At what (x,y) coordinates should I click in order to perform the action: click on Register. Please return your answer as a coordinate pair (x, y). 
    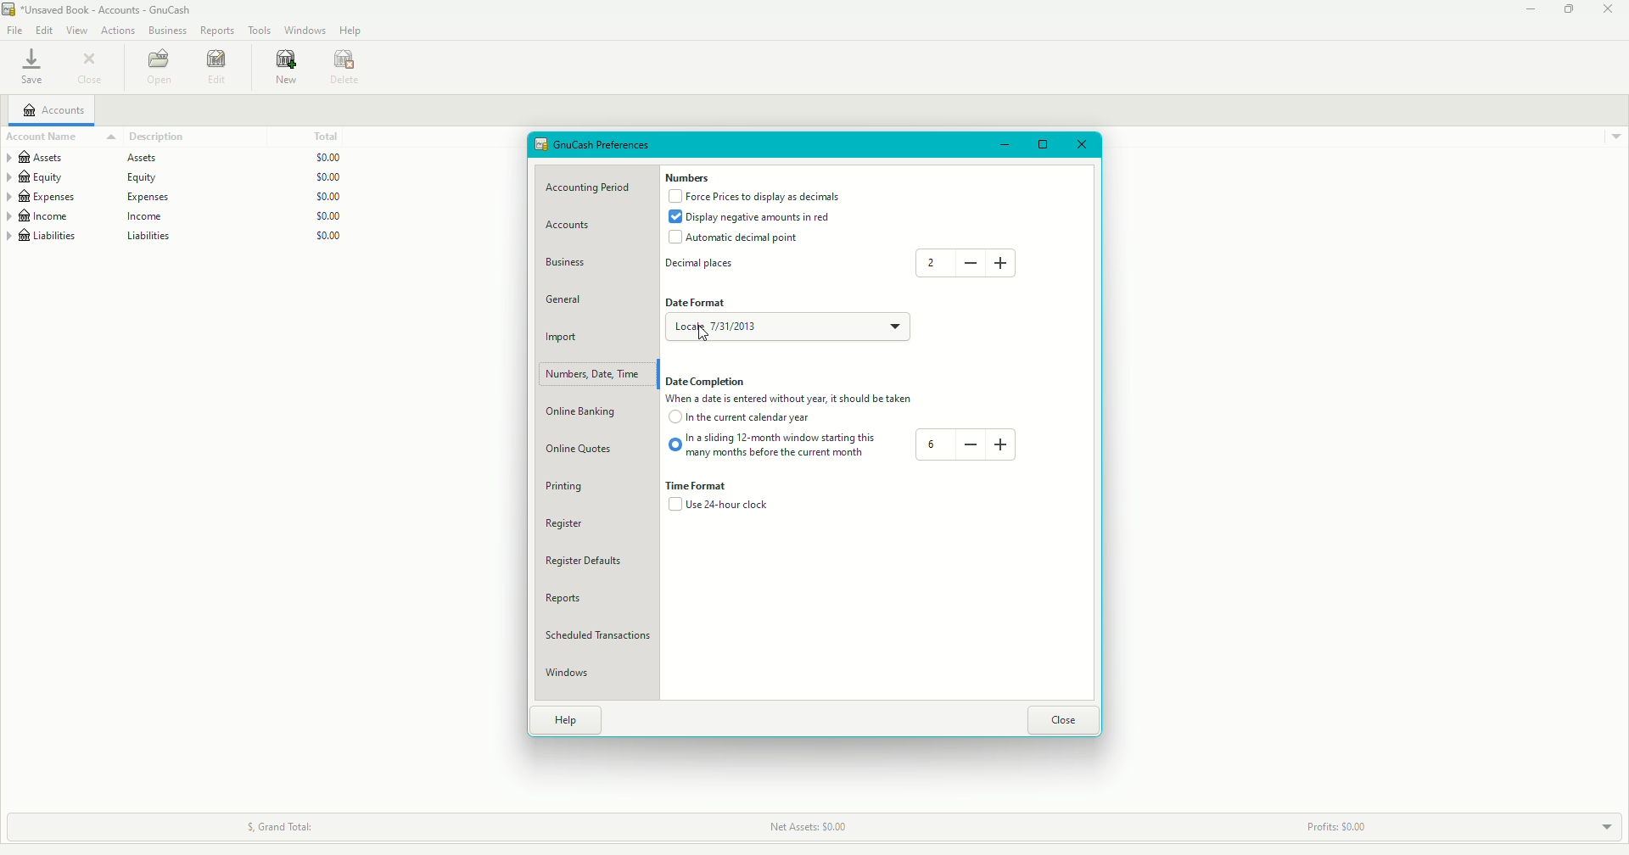
    Looking at the image, I should click on (577, 524).